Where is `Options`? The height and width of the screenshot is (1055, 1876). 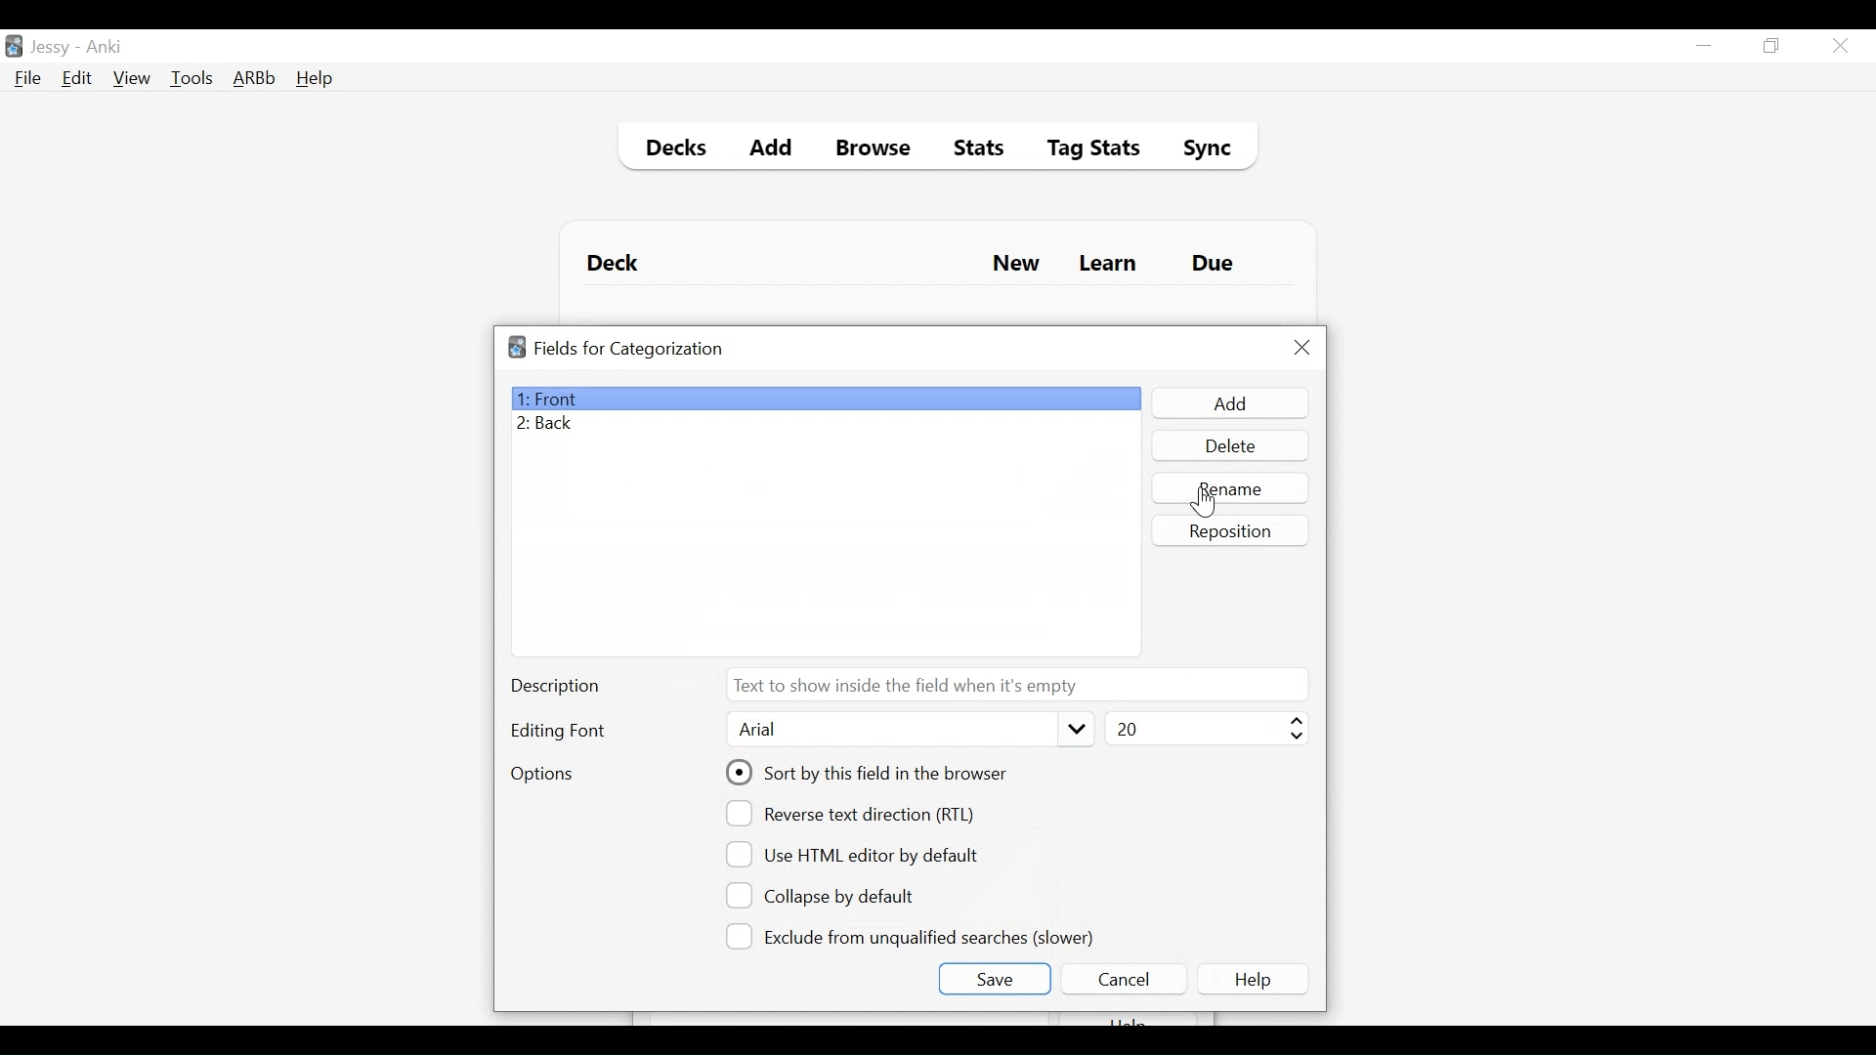
Options is located at coordinates (541, 776).